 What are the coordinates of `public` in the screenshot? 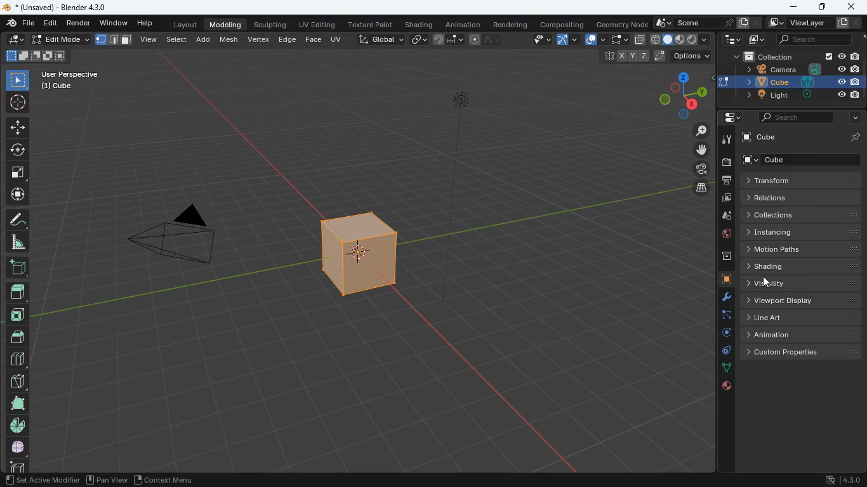 It's located at (725, 386).